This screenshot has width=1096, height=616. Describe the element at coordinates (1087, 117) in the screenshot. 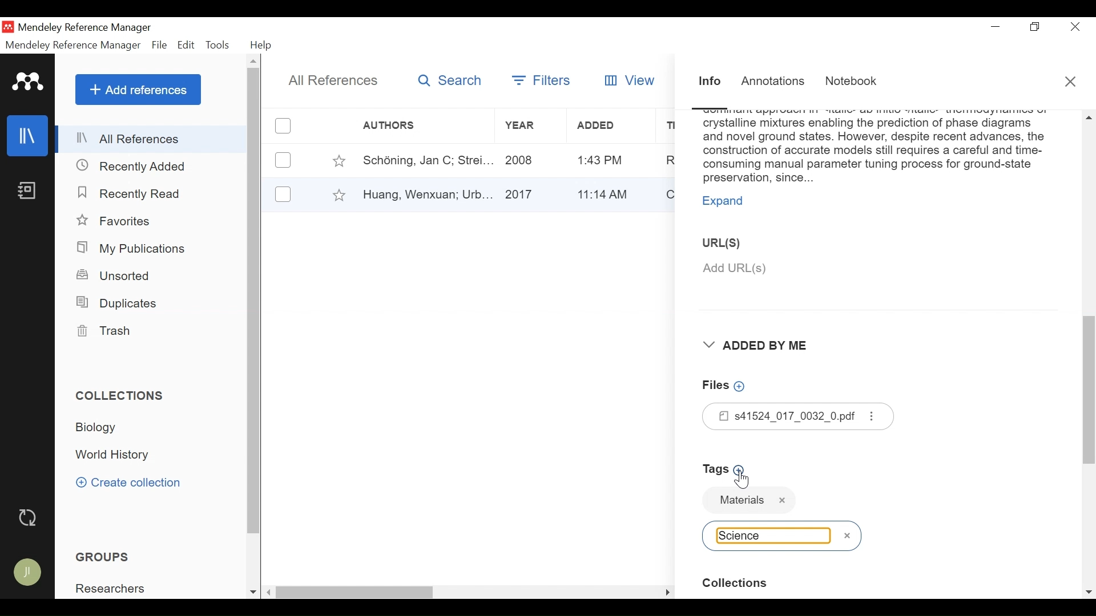

I see `Scroll up` at that location.